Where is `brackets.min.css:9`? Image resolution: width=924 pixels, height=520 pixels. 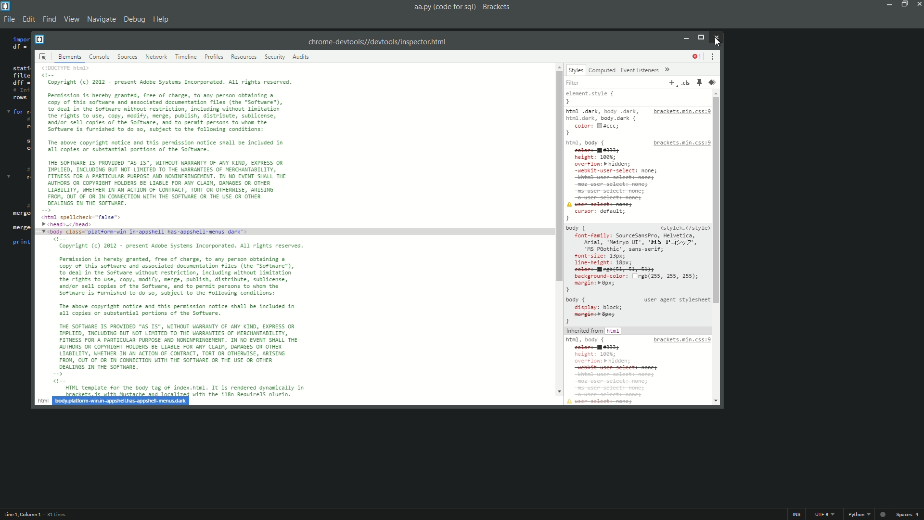
brackets.min.css:9 is located at coordinates (681, 112).